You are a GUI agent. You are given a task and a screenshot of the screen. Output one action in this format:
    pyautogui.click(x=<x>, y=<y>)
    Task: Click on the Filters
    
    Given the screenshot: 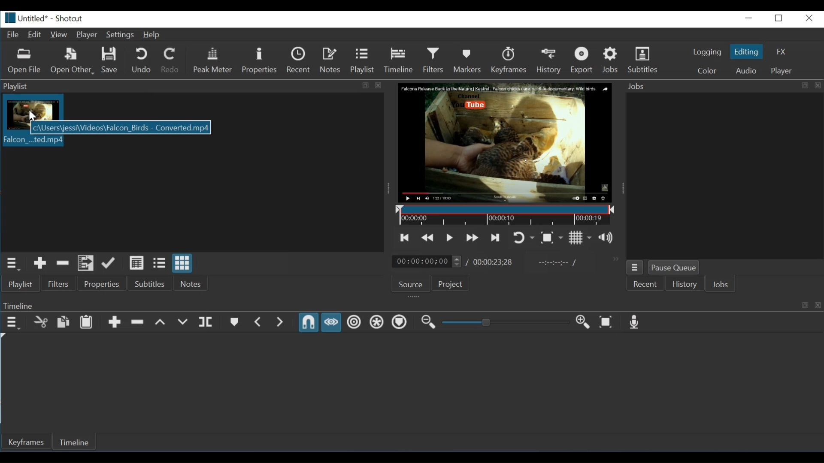 What is the action you would take?
    pyautogui.click(x=433, y=60)
    